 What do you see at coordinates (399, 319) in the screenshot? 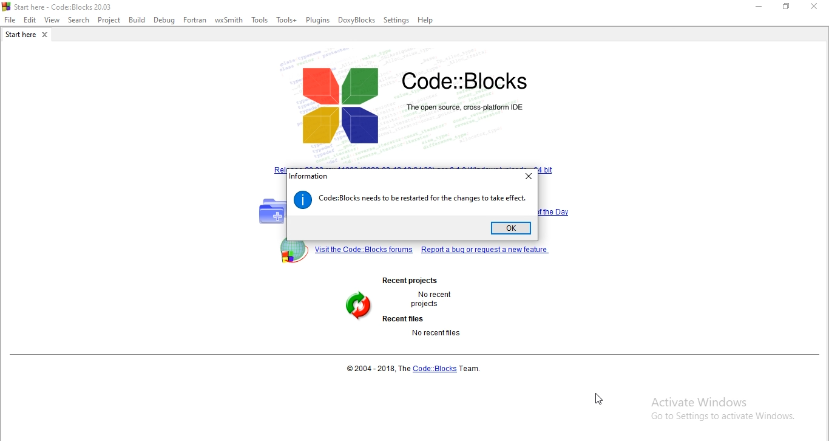
I see `Recent files` at bounding box center [399, 319].